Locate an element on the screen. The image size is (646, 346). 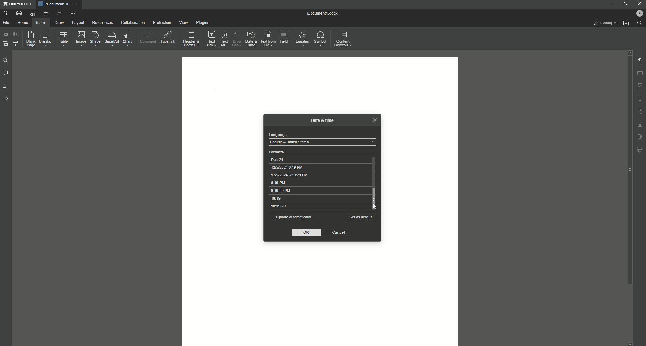
Text From File is located at coordinates (268, 39).